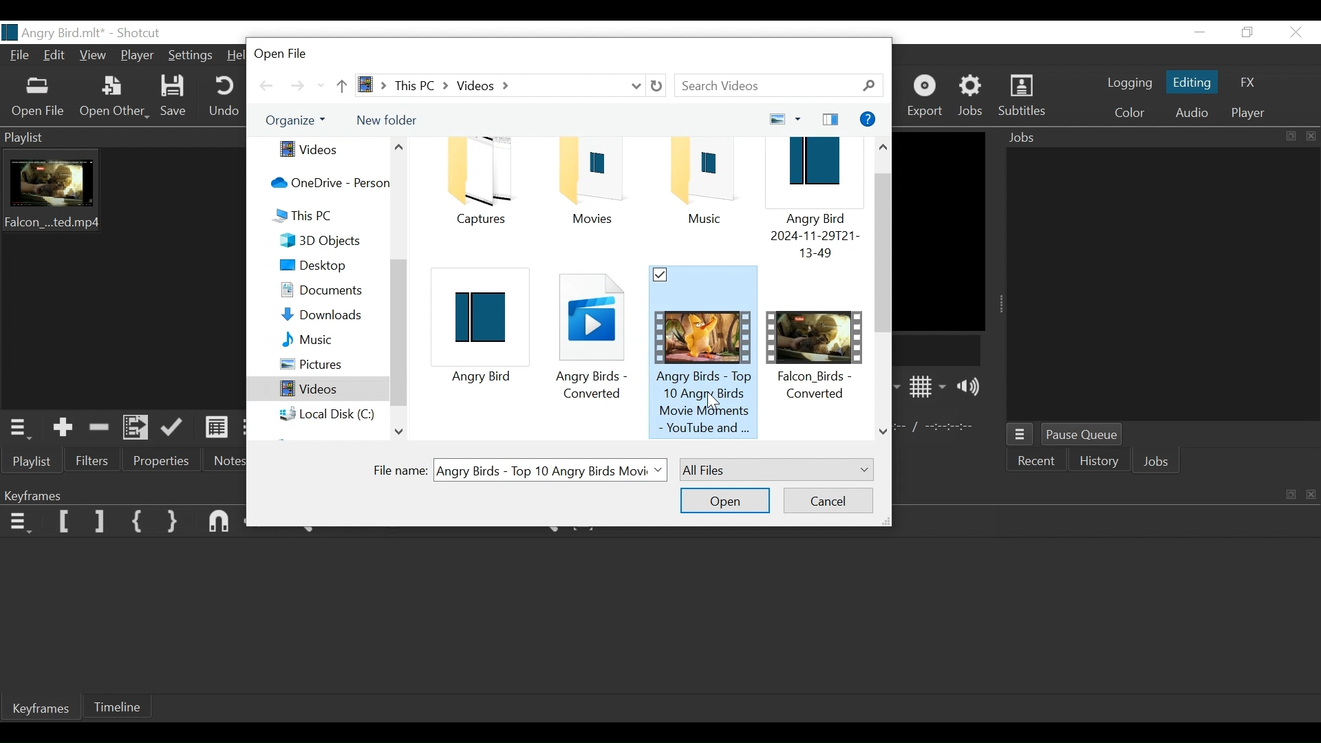 The image size is (1321, 743). What do you see at coordinates (1128, 83) in the screenshot?
I see `logging` at bounding box center [1128, 83].